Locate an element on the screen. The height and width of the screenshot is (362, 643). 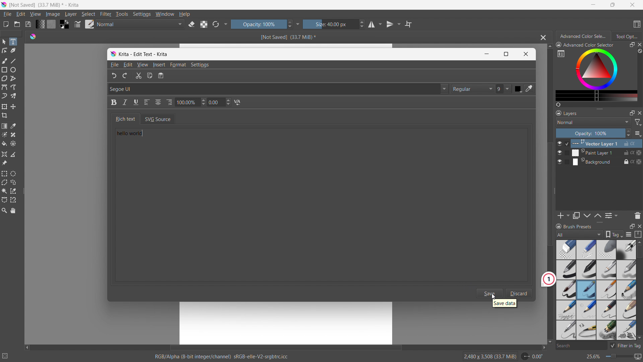
crop the image to an area is located at coordinates (5, 115).